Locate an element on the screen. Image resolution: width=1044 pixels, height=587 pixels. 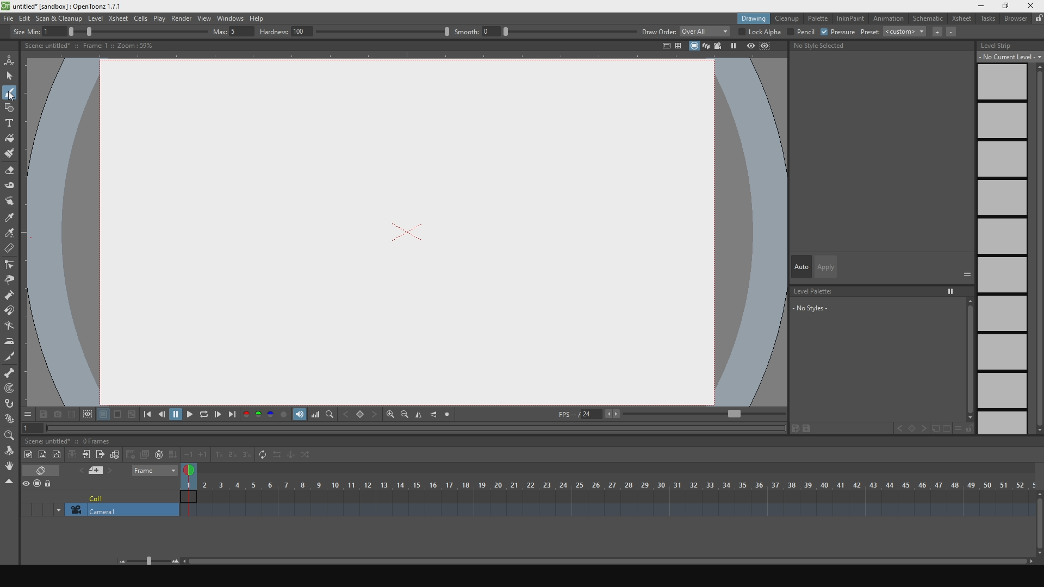
inknpain is located at coordinates (852, 20).